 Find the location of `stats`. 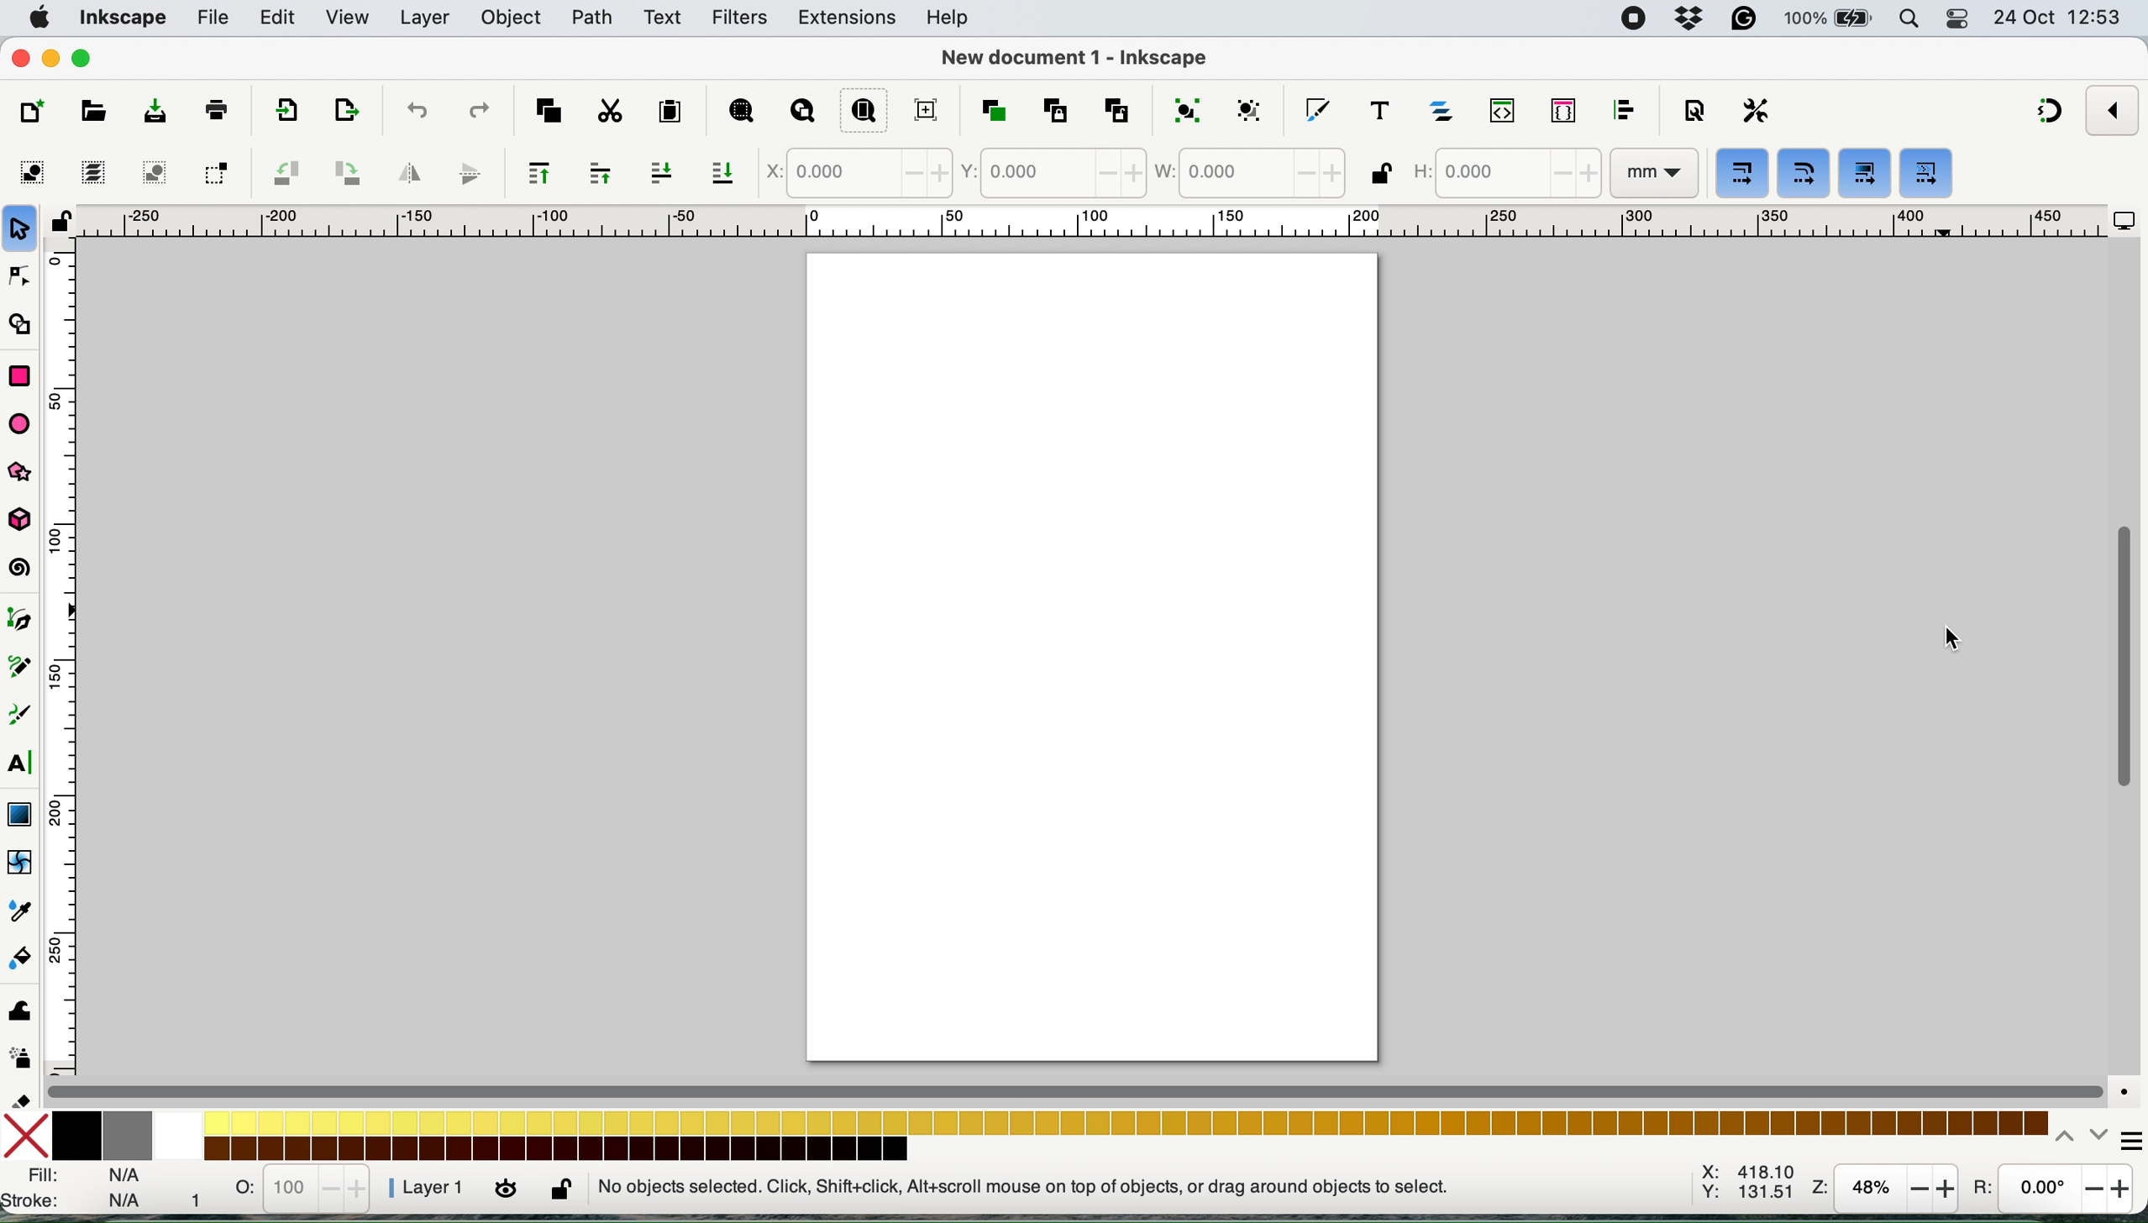

stats is located at coordinates (304, 1189).